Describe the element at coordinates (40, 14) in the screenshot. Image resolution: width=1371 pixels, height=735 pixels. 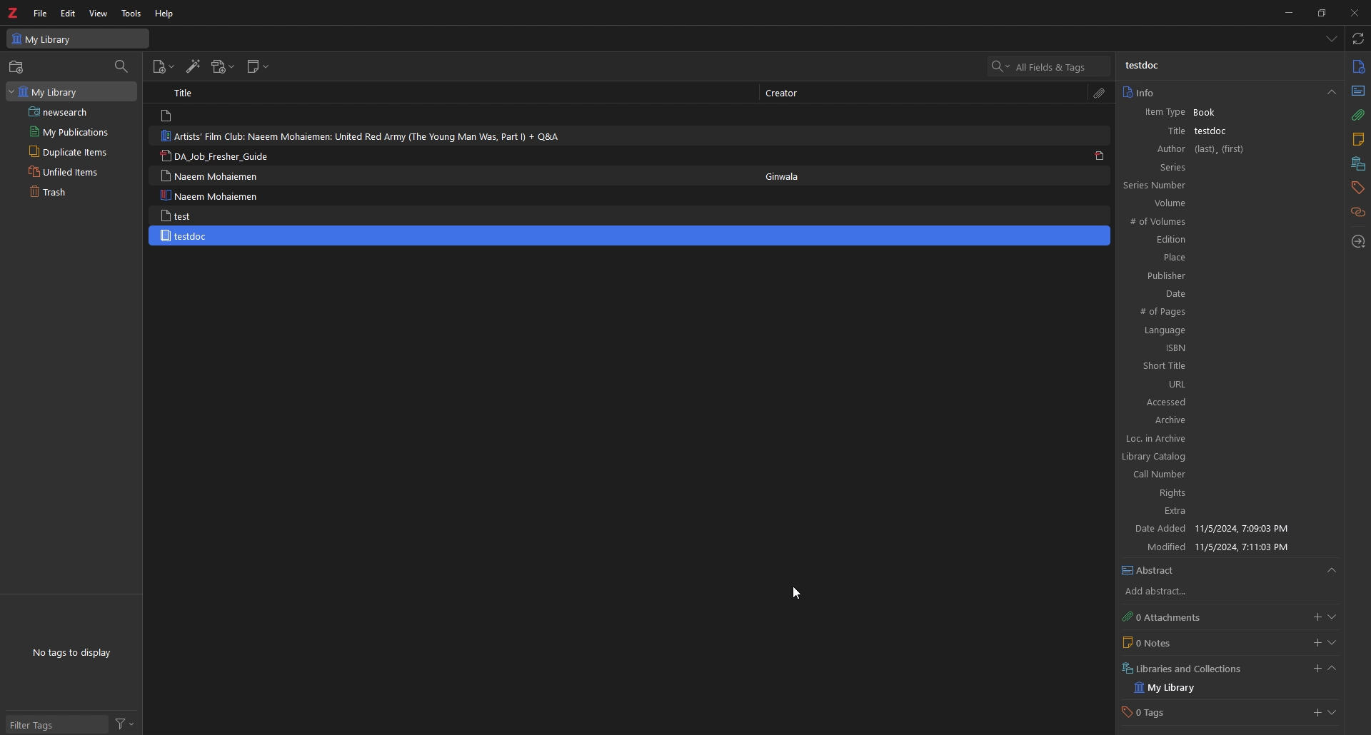
I see `file` at that location.